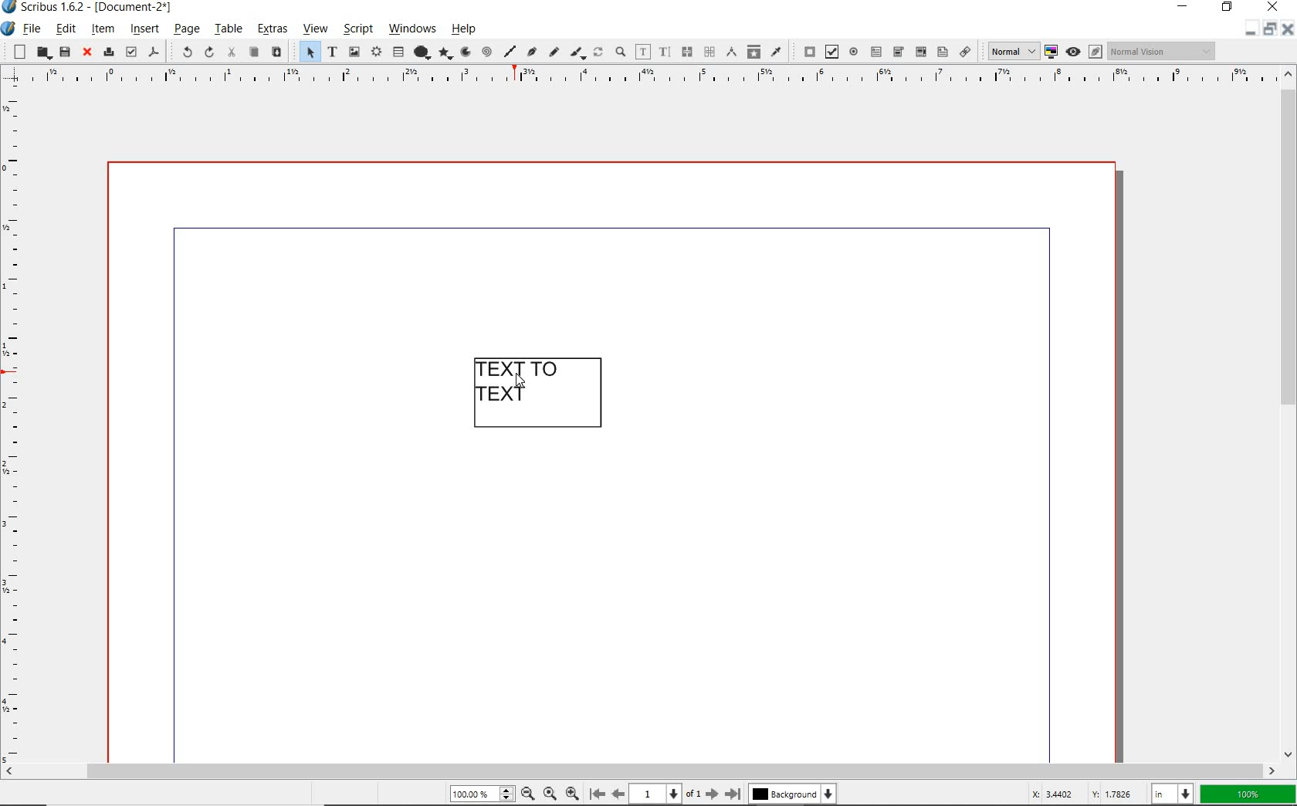 The image size is (1297, 806). I want to click on pdf text field, so click(876, 51).